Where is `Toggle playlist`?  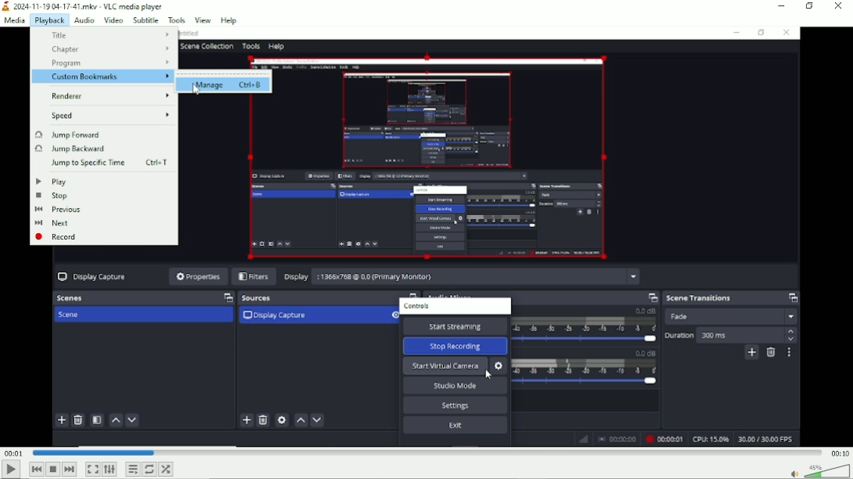 Toggle playlist is located at coordinates (132, 470).